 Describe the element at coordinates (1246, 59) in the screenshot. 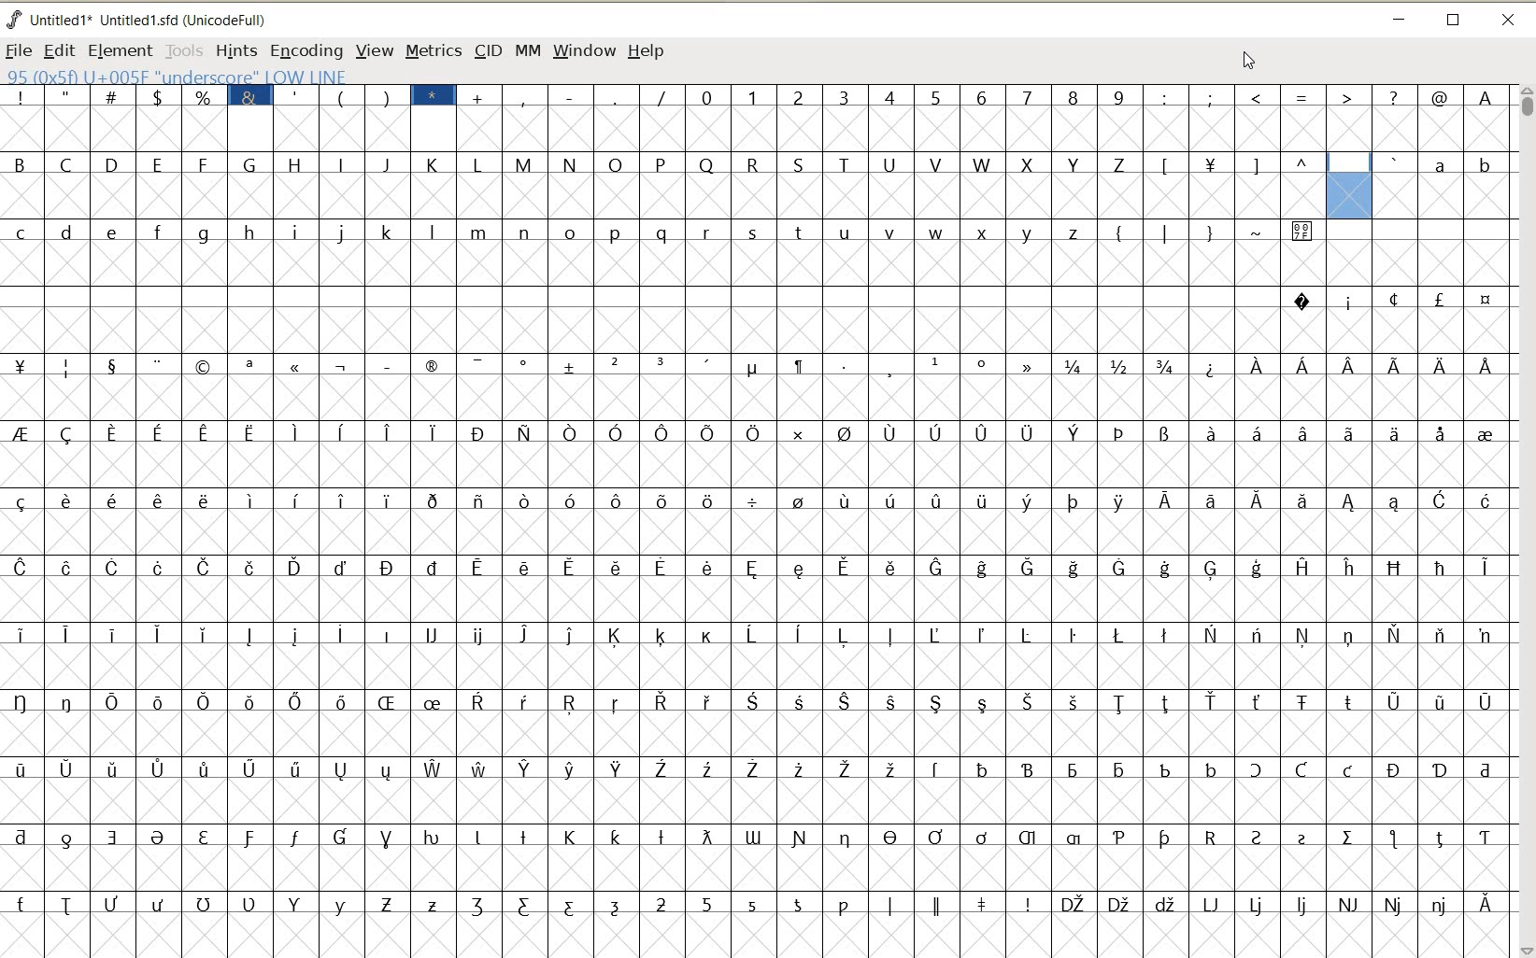

I see `CURSOR` at that location.